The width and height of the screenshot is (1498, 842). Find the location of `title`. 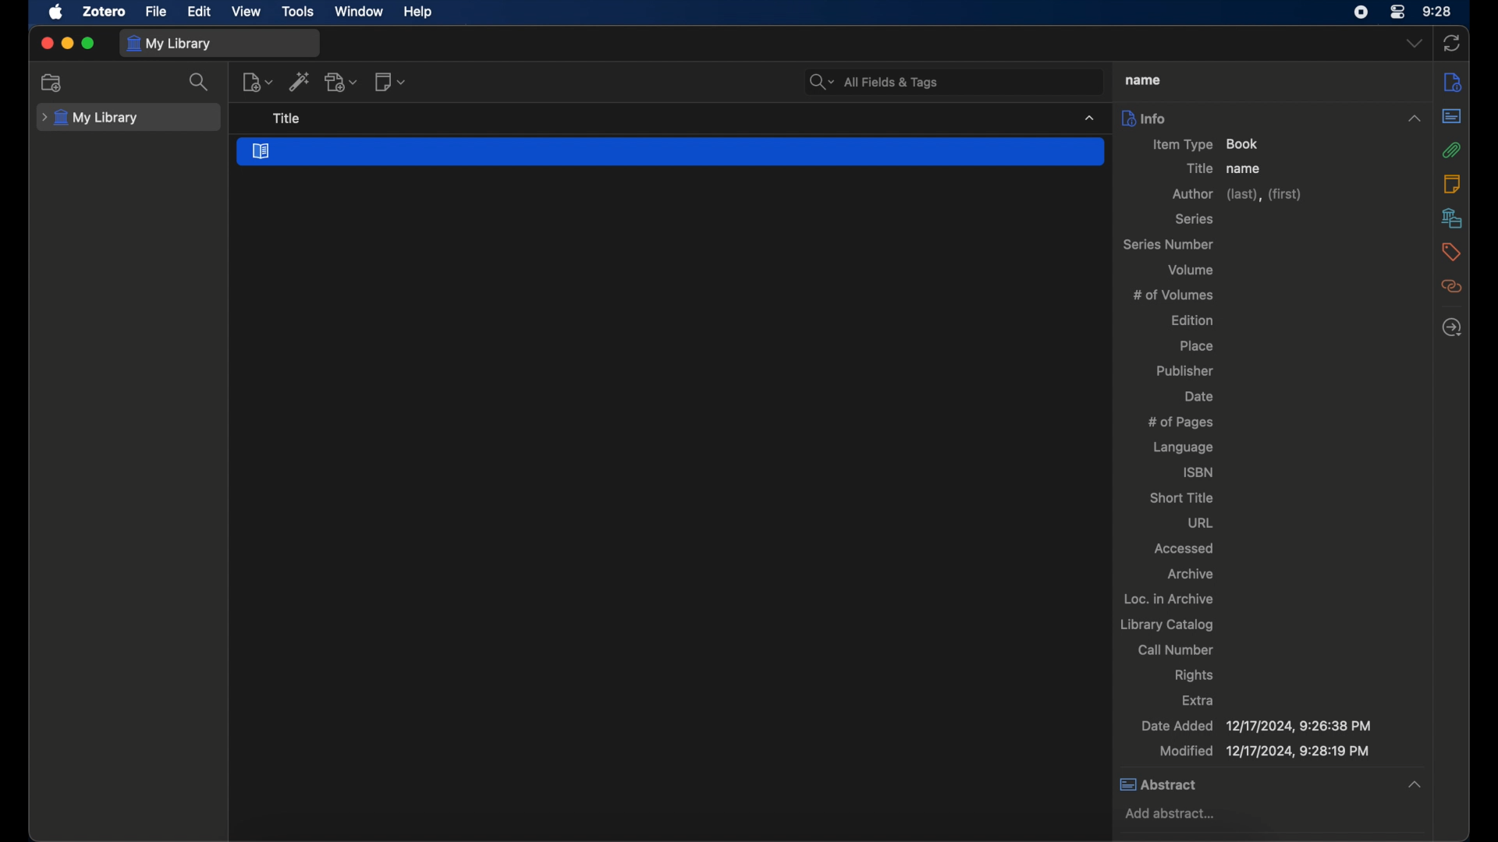

title is located at coordinates (1141, 80).